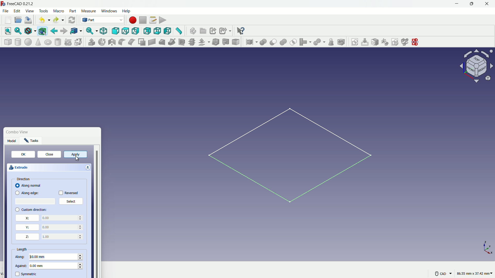  I want to click on logo, so click(4, 4).